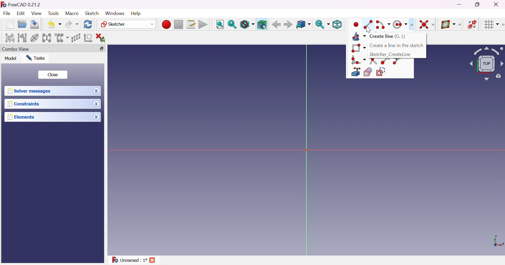 The image size is (505, 265). I want to click on Tools, so click(53, 14).